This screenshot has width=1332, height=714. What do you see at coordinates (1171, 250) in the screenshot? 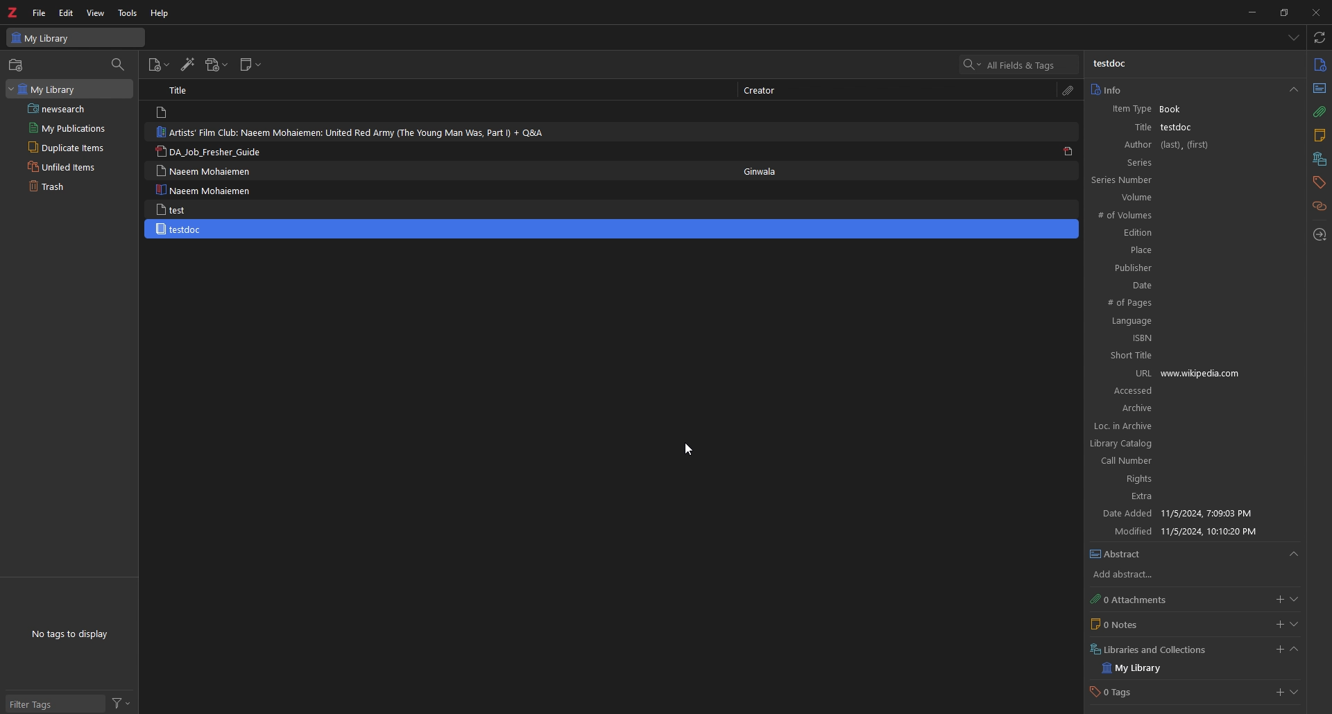
I see `Place` at bounding box center [1171, 250].